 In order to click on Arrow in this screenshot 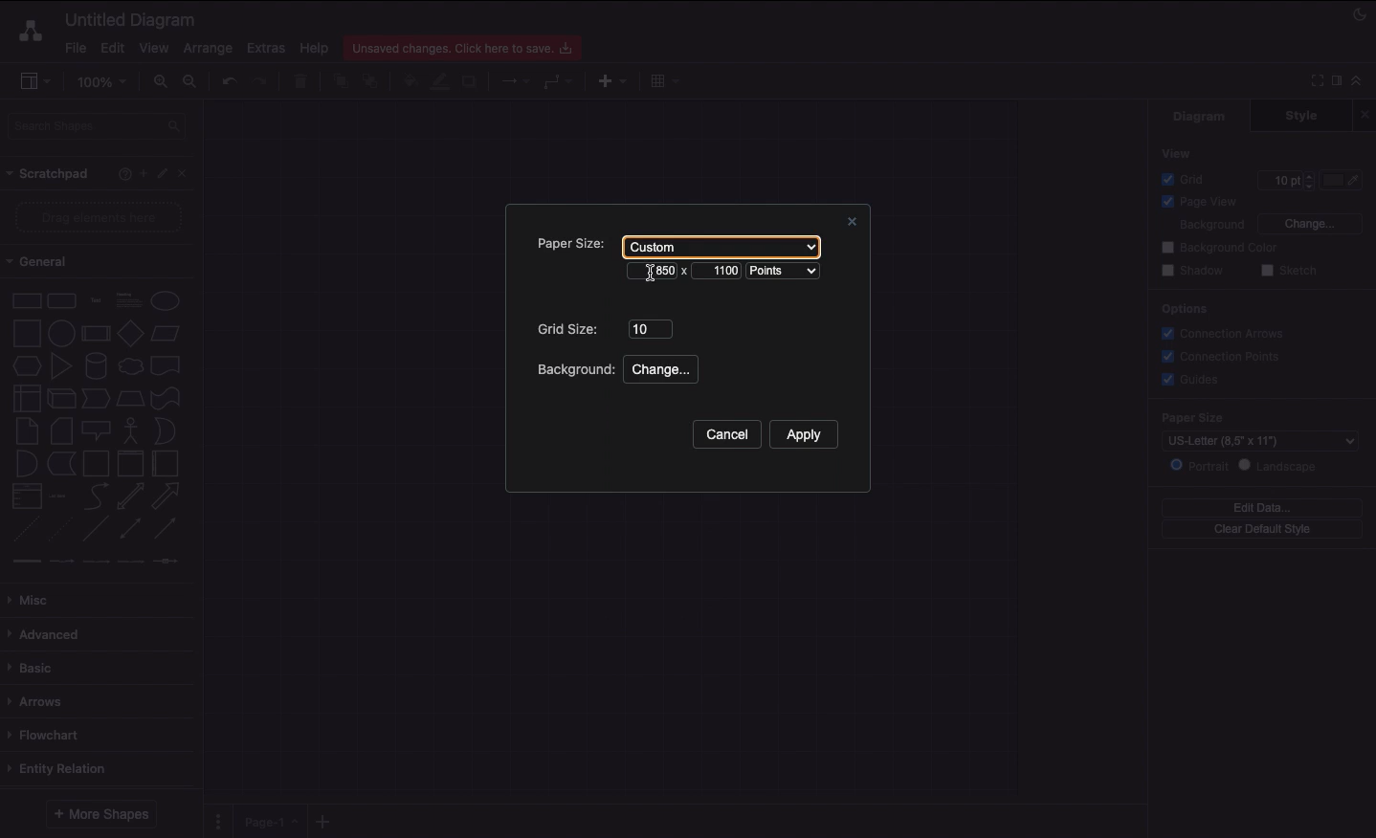, I will do `click(166, 496)`.